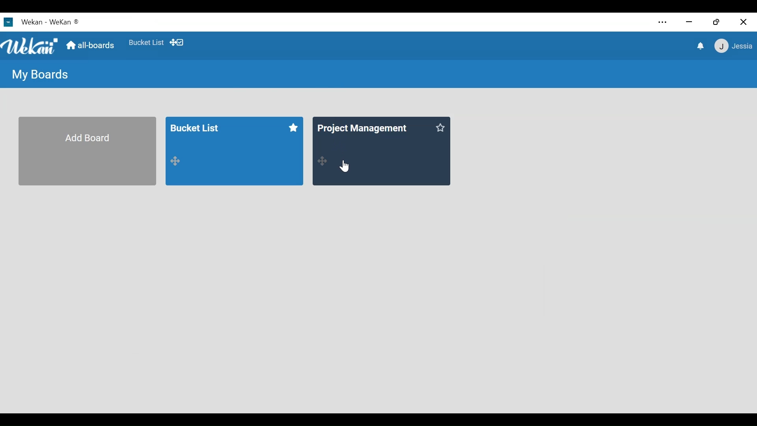 This screenshot has height=426, width=757. What do you see at coordinates (734, 46) in the screenshot?
I see `Member` at bounding box center [734, 46].